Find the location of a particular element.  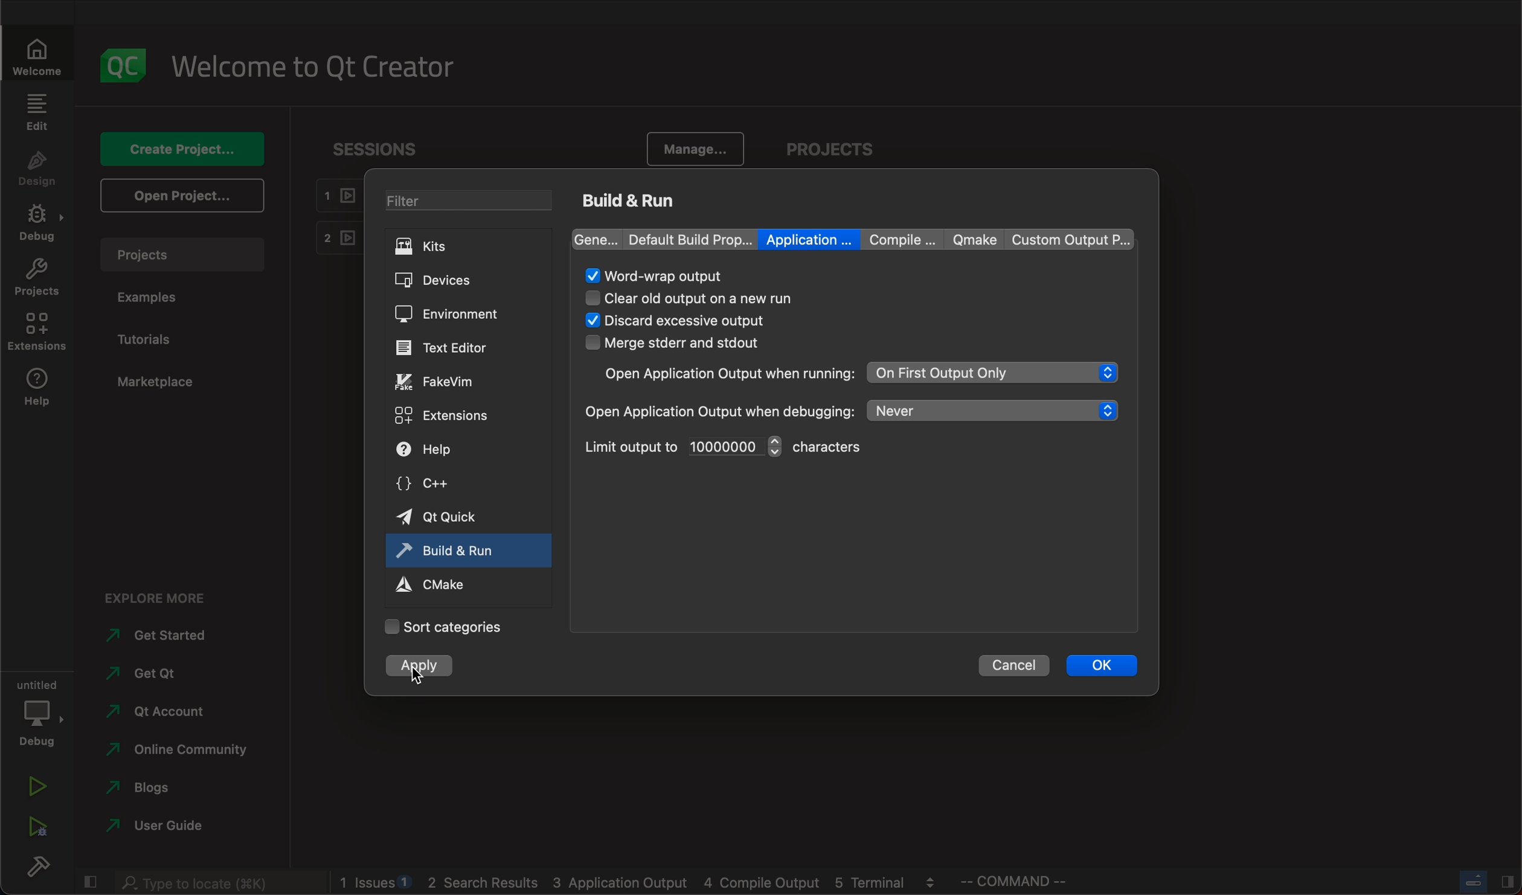

compile is located at coordinates (899, 240).